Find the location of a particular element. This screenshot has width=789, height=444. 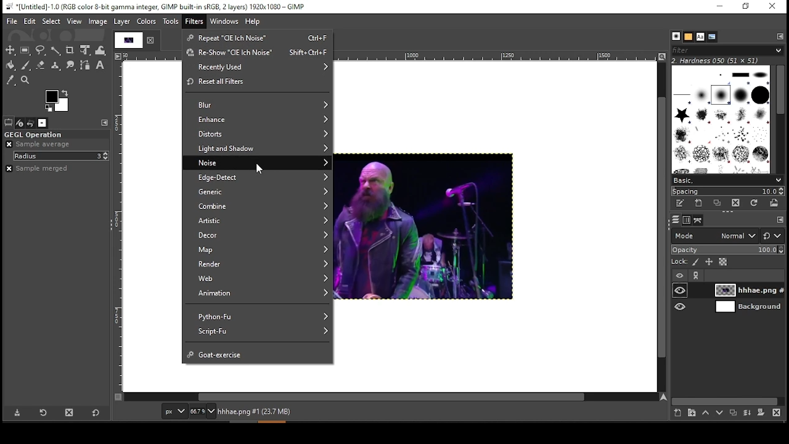

combine is located at coordinates (258, 207).